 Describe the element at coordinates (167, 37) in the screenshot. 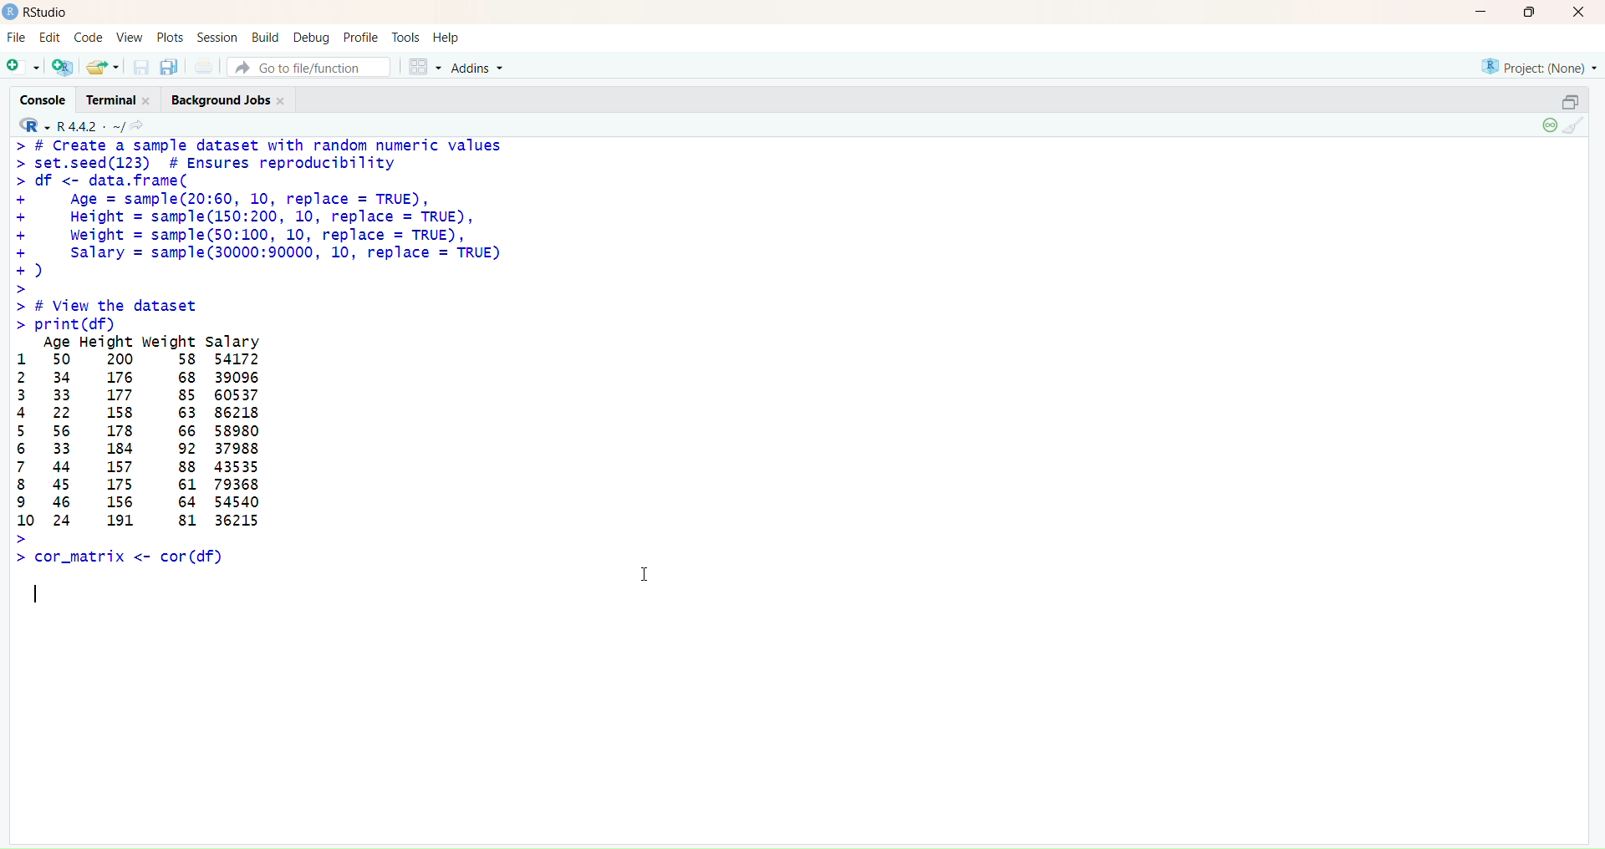

I see `Posts` at that location.